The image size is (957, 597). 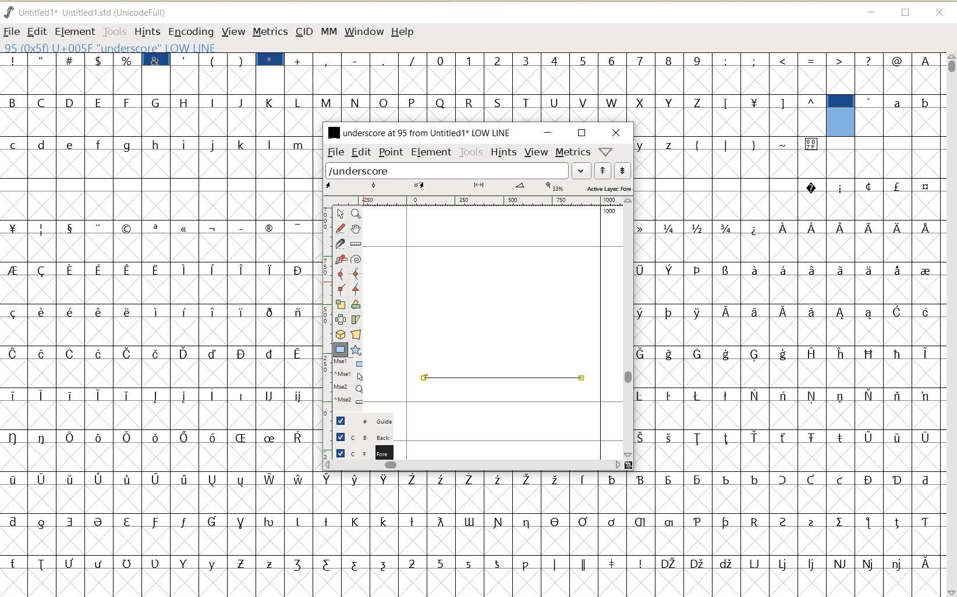 What do you see at coordinates (340, 334) in the screenshot?
I see `rotate the selection in 3D and project back to plane` at bounding box center [340, 334].